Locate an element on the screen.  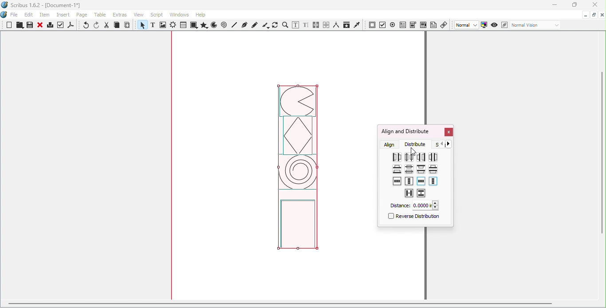
image aligned is located at coordinates (298, 171).